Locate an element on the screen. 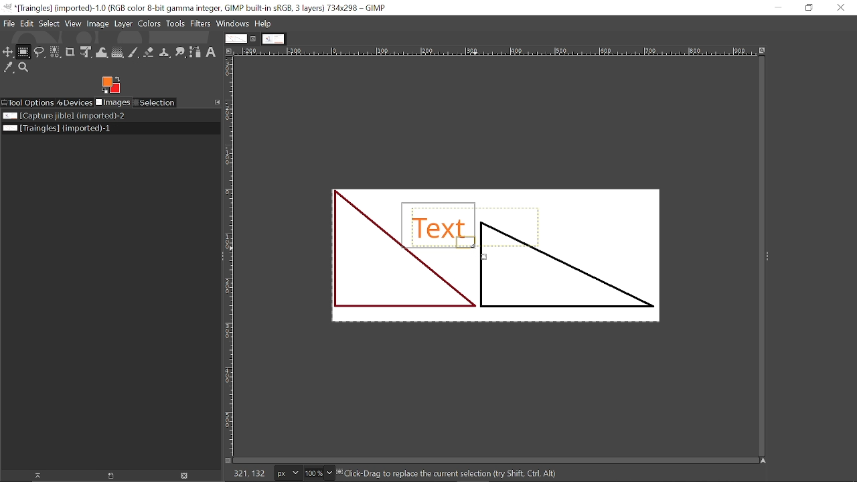 This screenshot has height=482, width=857. Current window is located at coordinates (197, 8).